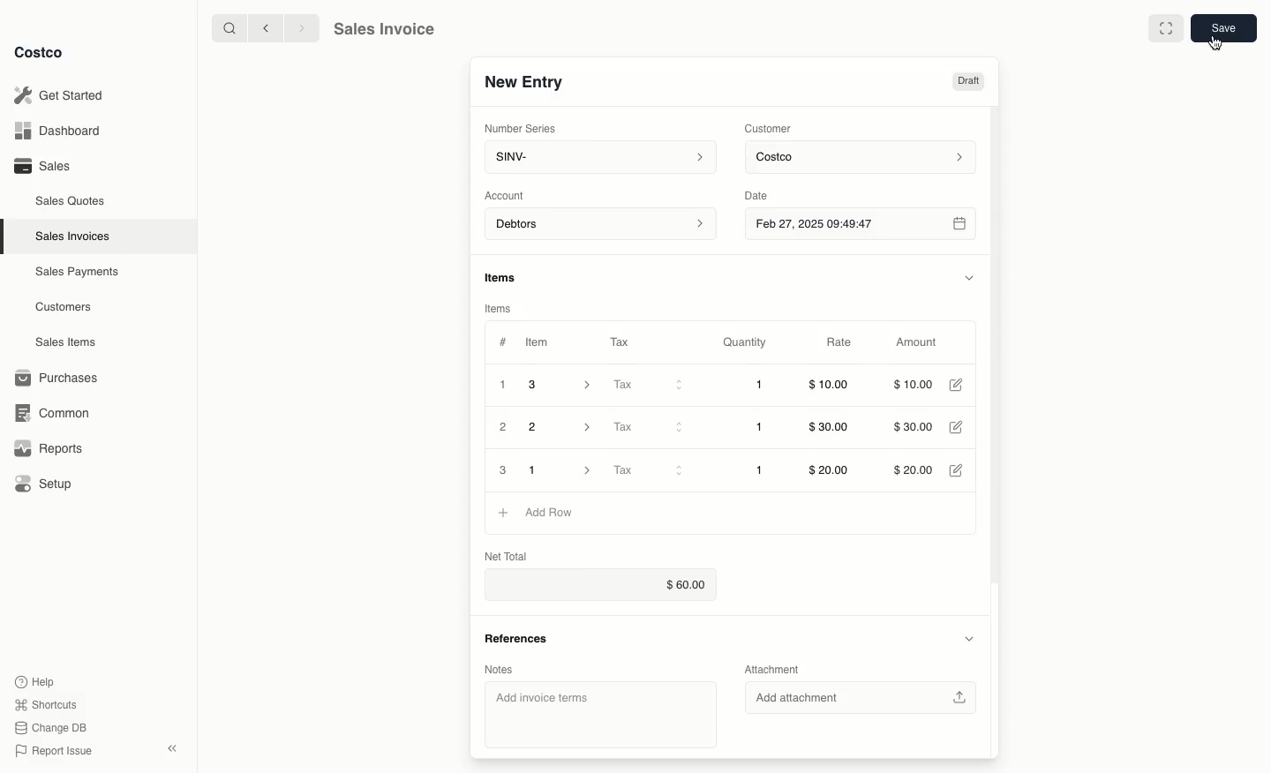 This screenshot has width=1271, height=773. Describe the element at coordinates (549, 512) in the screenshot. I see `Add rows` at that location.